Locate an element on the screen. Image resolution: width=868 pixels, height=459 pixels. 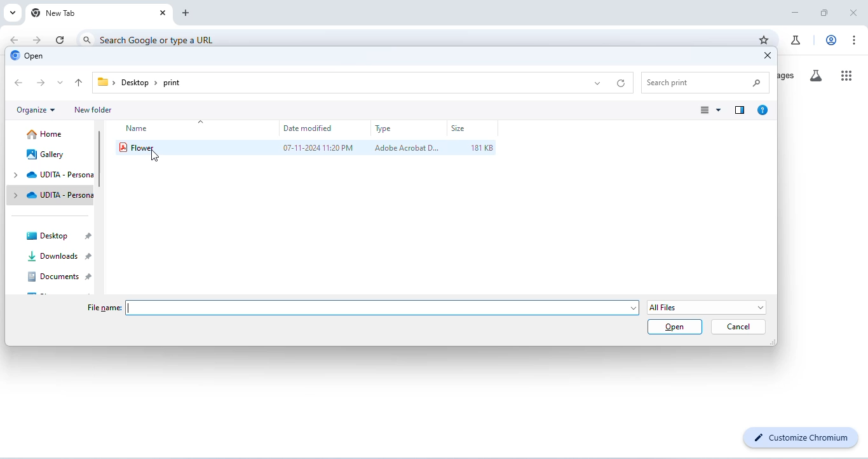
next folder is located at coordinates (42, 83).